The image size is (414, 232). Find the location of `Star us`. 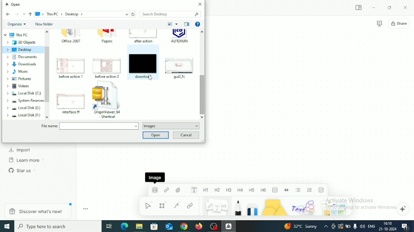

Star us is located at coordinates (22, 170).